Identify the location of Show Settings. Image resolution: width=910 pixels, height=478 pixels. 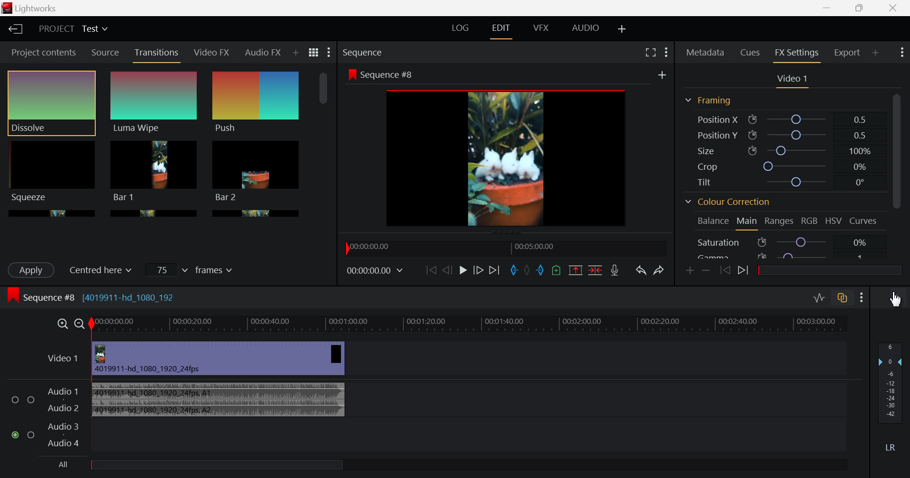
(665, 52).